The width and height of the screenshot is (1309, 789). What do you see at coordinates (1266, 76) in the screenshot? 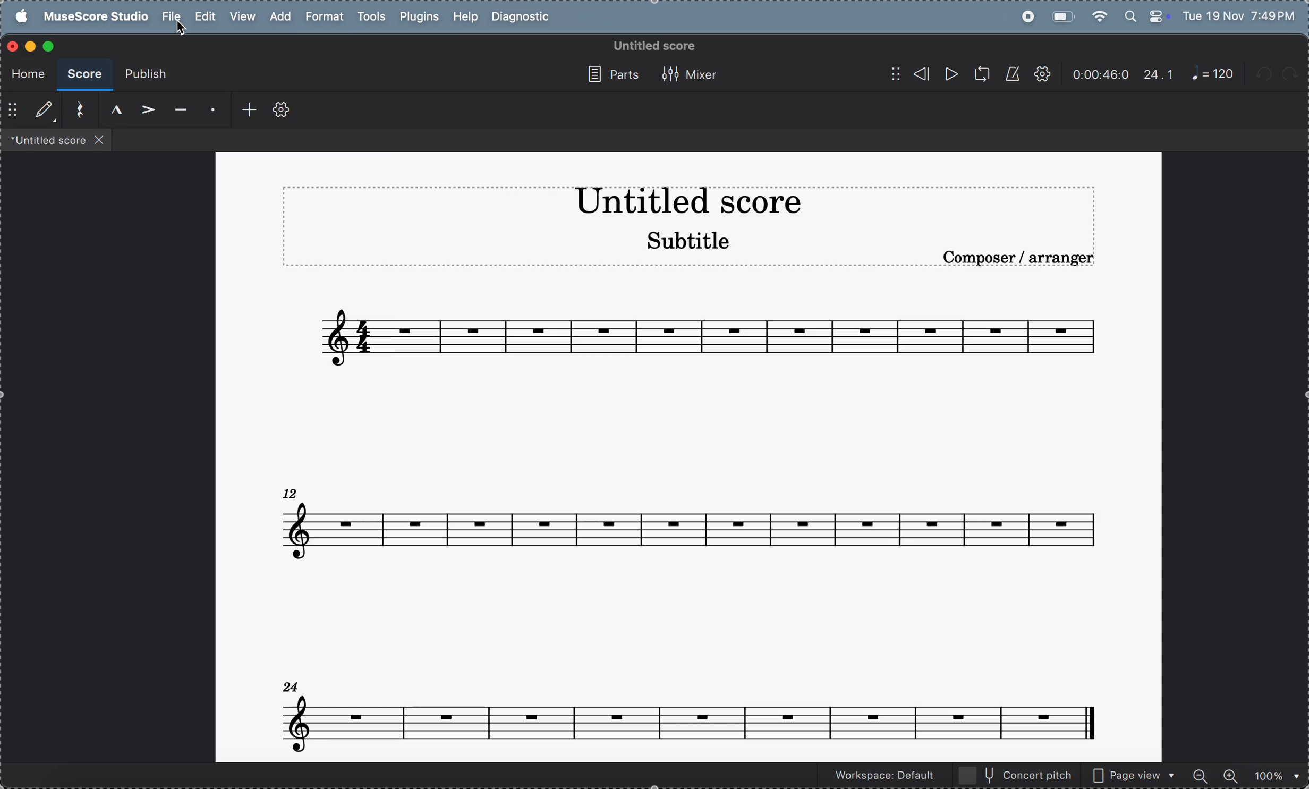
I see `undo` at bounding box center [1266, 76].